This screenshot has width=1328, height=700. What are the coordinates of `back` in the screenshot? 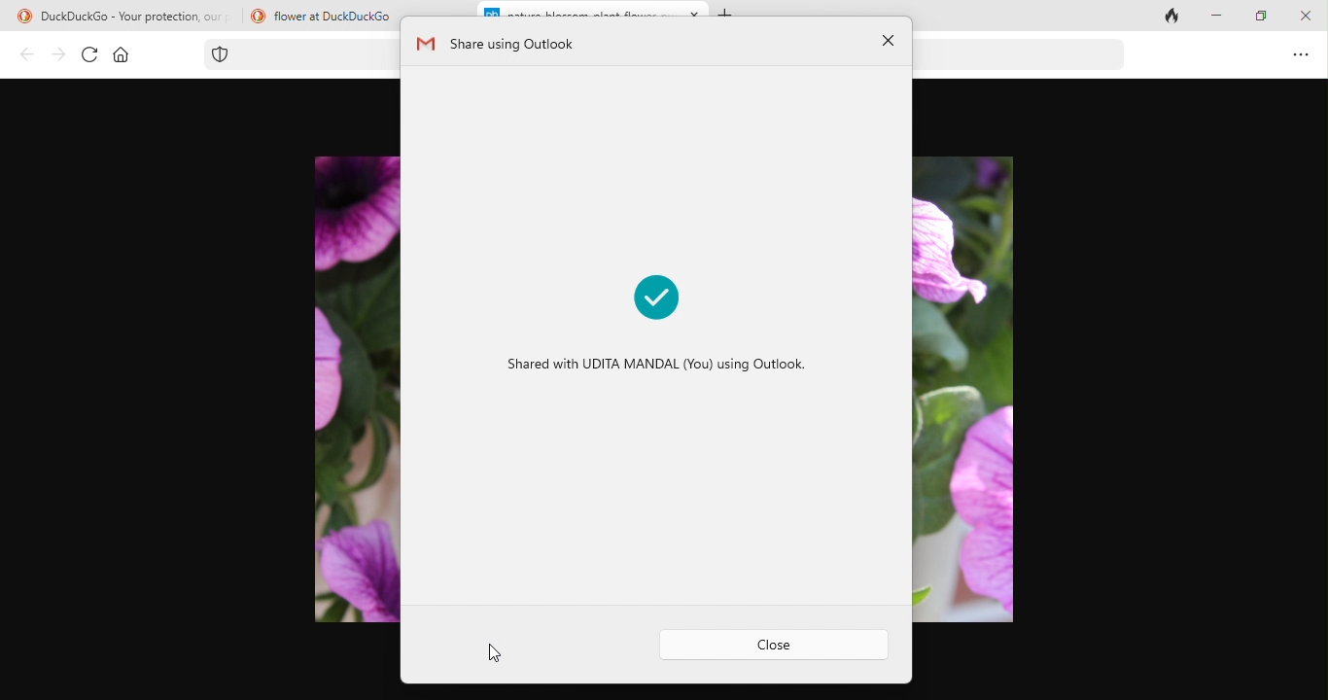 It's located at (22, 56).